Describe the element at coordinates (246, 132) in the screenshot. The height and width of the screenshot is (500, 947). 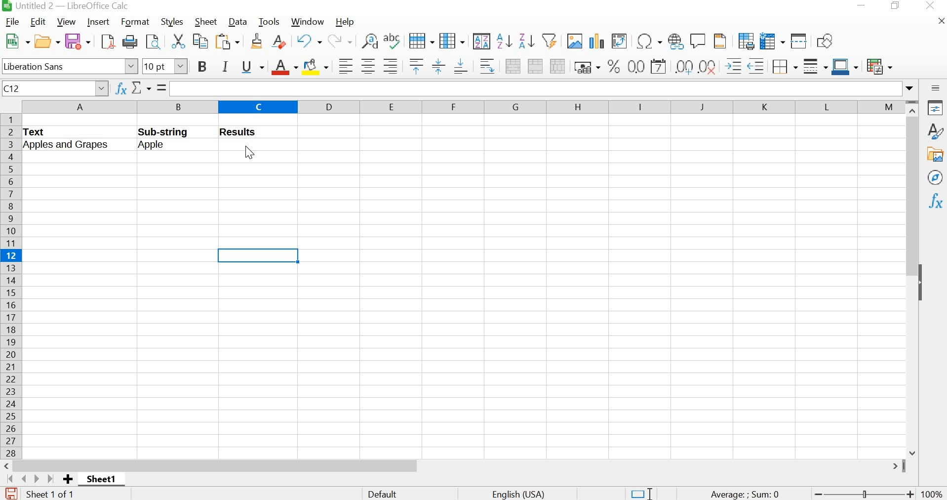
I see `Results` at that location.